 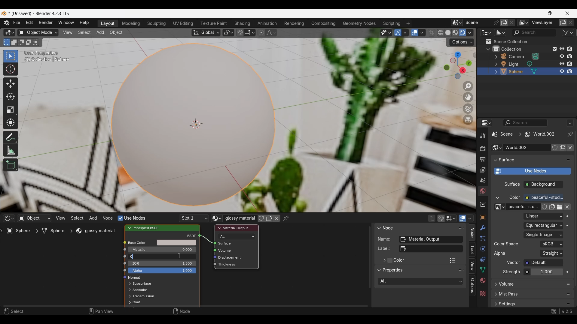 What do you see at coordinates (11, 165) in the screenshot?
I see `Add cube` at bounding box center [11, 165].